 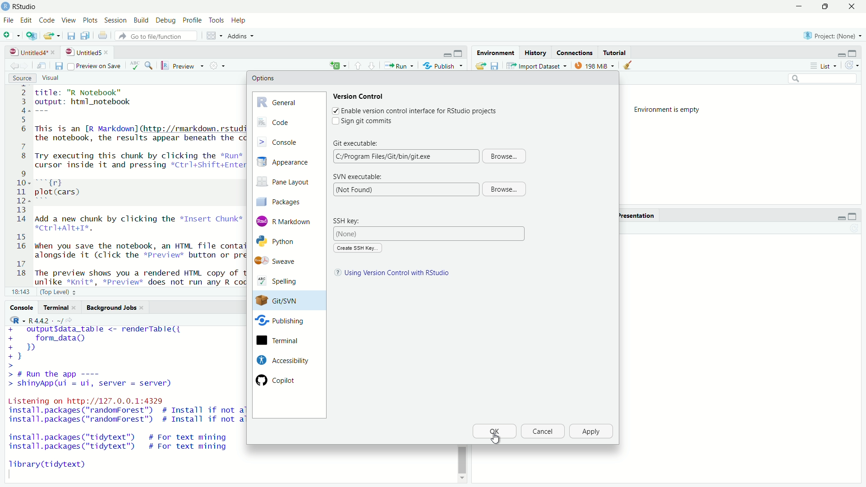 I want to click on Preview, so click(x=183, y=66).